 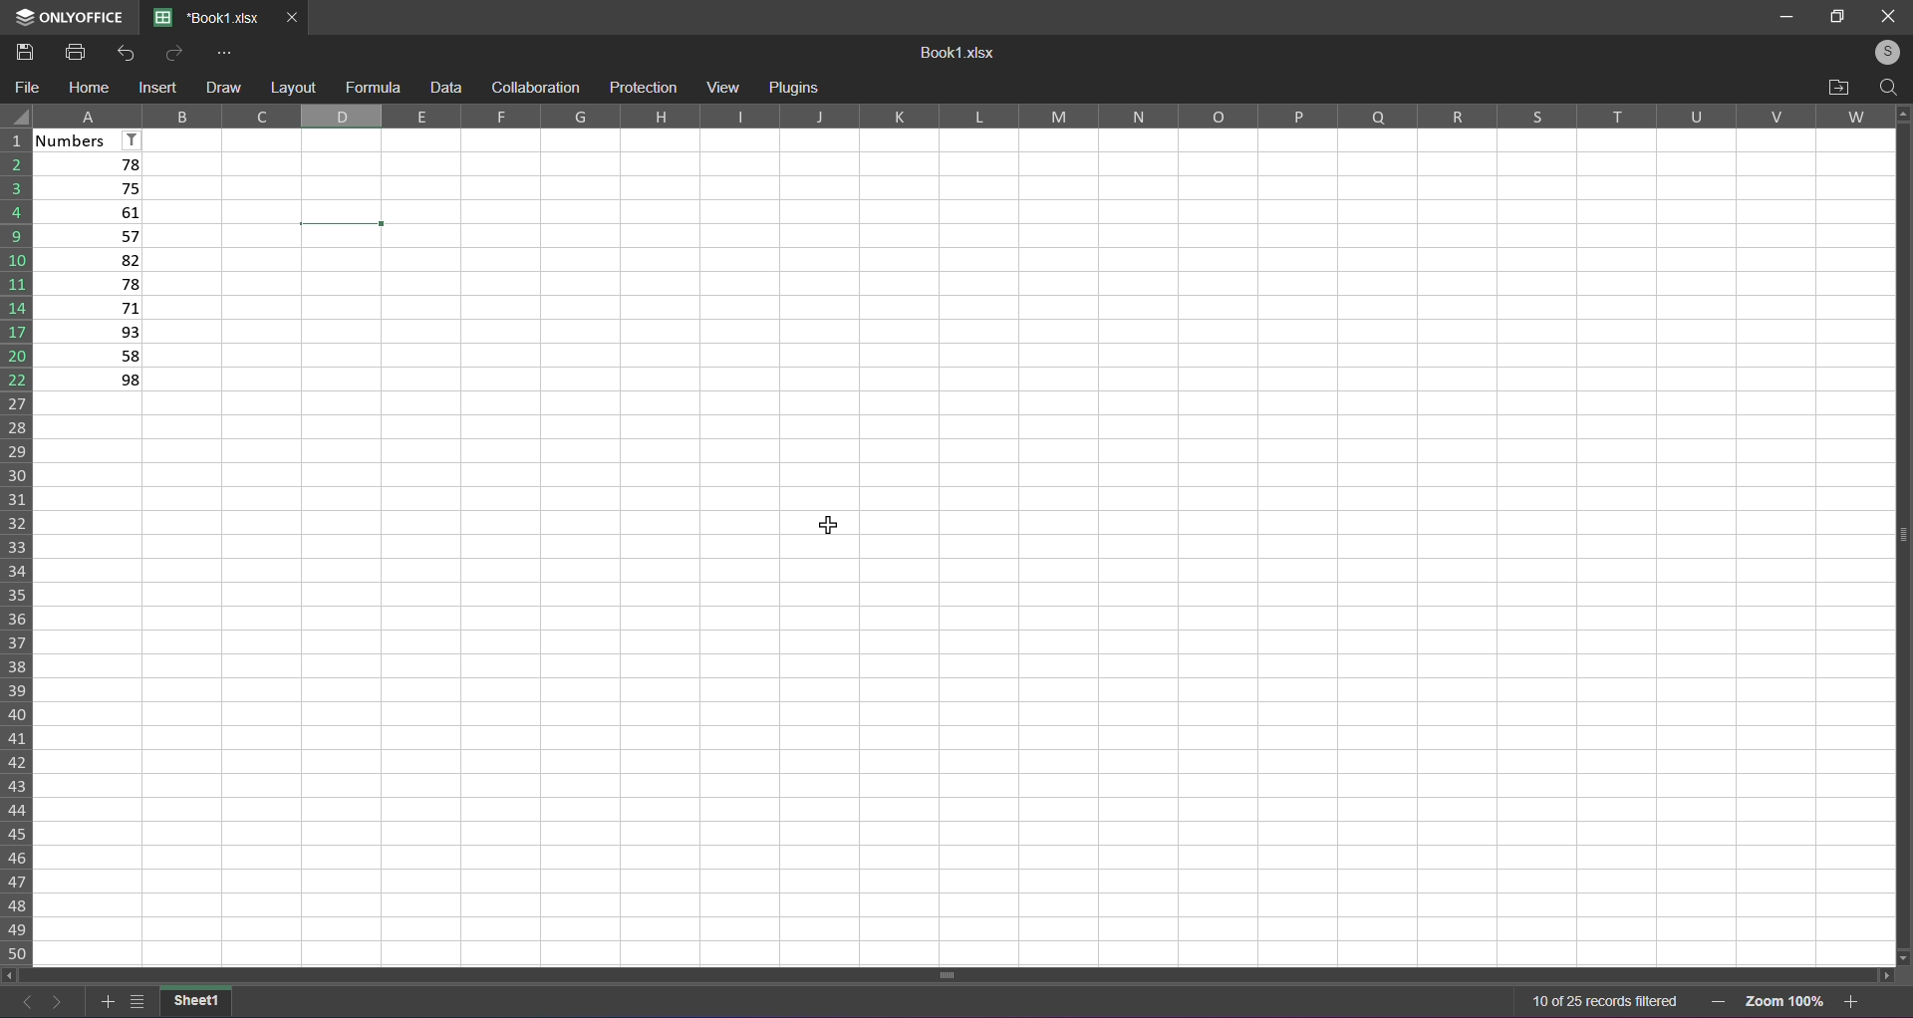 What do you see at coordinates (207, 19) in the screenshot?
I see `*Book1.xlsx` at bounding box center [207, 19].